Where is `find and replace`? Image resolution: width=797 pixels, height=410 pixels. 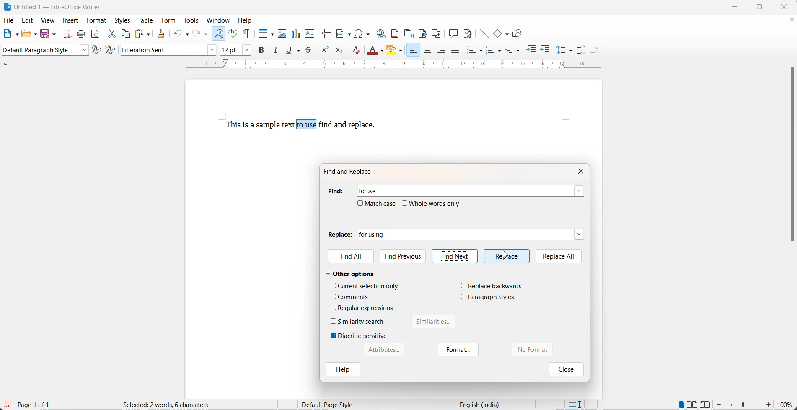 find and replace is located at coordinates (219, 32).